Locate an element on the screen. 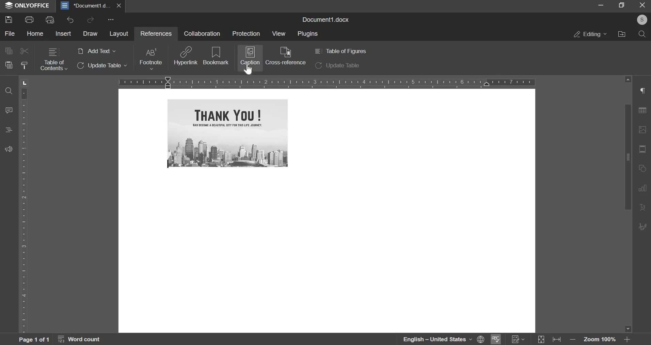  plugins is located at coordinates (308, 34).